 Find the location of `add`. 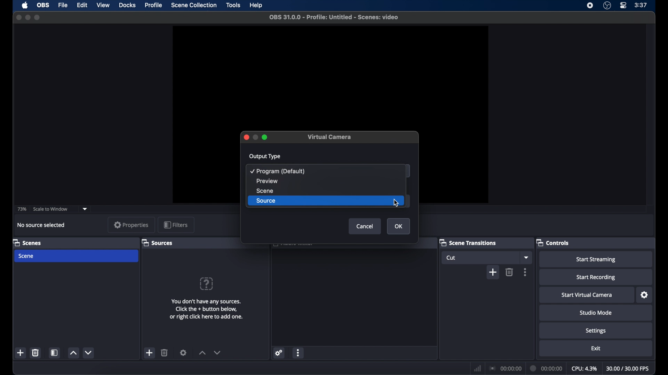

add is located at coordinates (493, 273).